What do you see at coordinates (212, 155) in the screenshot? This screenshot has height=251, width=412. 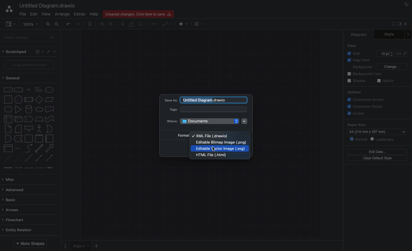 I see `html file` at bounding box center [212, 155].